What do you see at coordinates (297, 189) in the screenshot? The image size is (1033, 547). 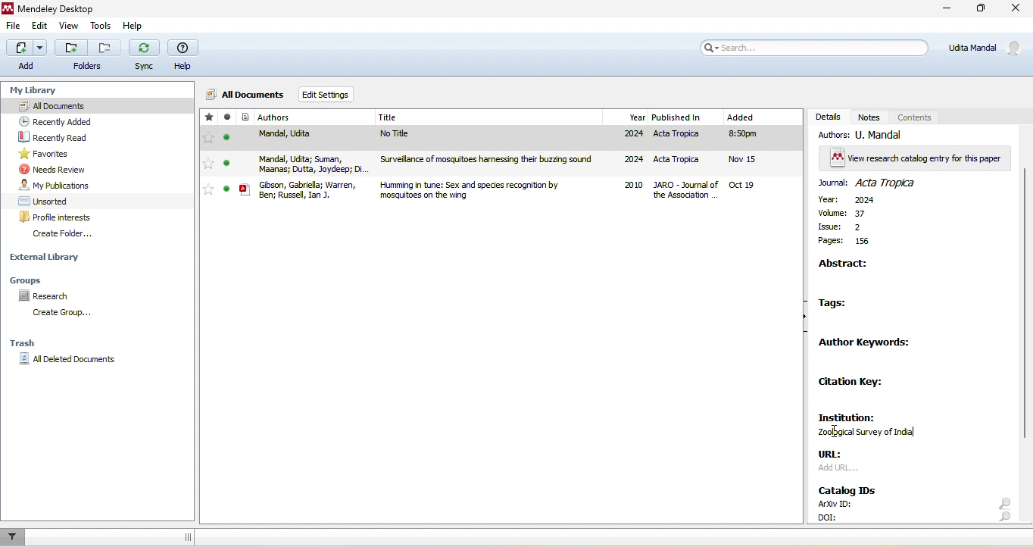 I see `gbson,gabriela, warren,ben,russel,jan` at bounding box center [297, 189].